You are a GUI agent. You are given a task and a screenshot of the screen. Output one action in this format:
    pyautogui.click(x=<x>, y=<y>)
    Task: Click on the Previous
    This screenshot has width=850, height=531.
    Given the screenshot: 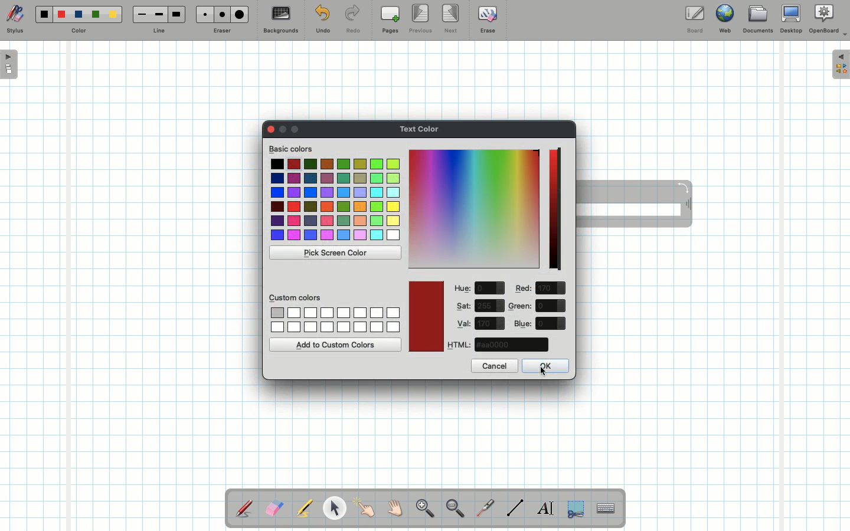 What is the action you would take?
    pyautogui.click(x=421, y=19)
    